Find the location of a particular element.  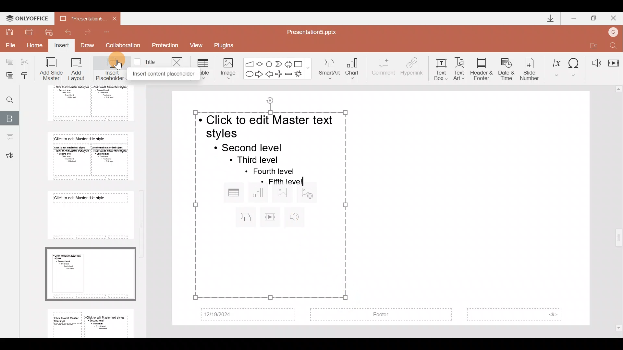

Document name is located at coordinates (78, 18).